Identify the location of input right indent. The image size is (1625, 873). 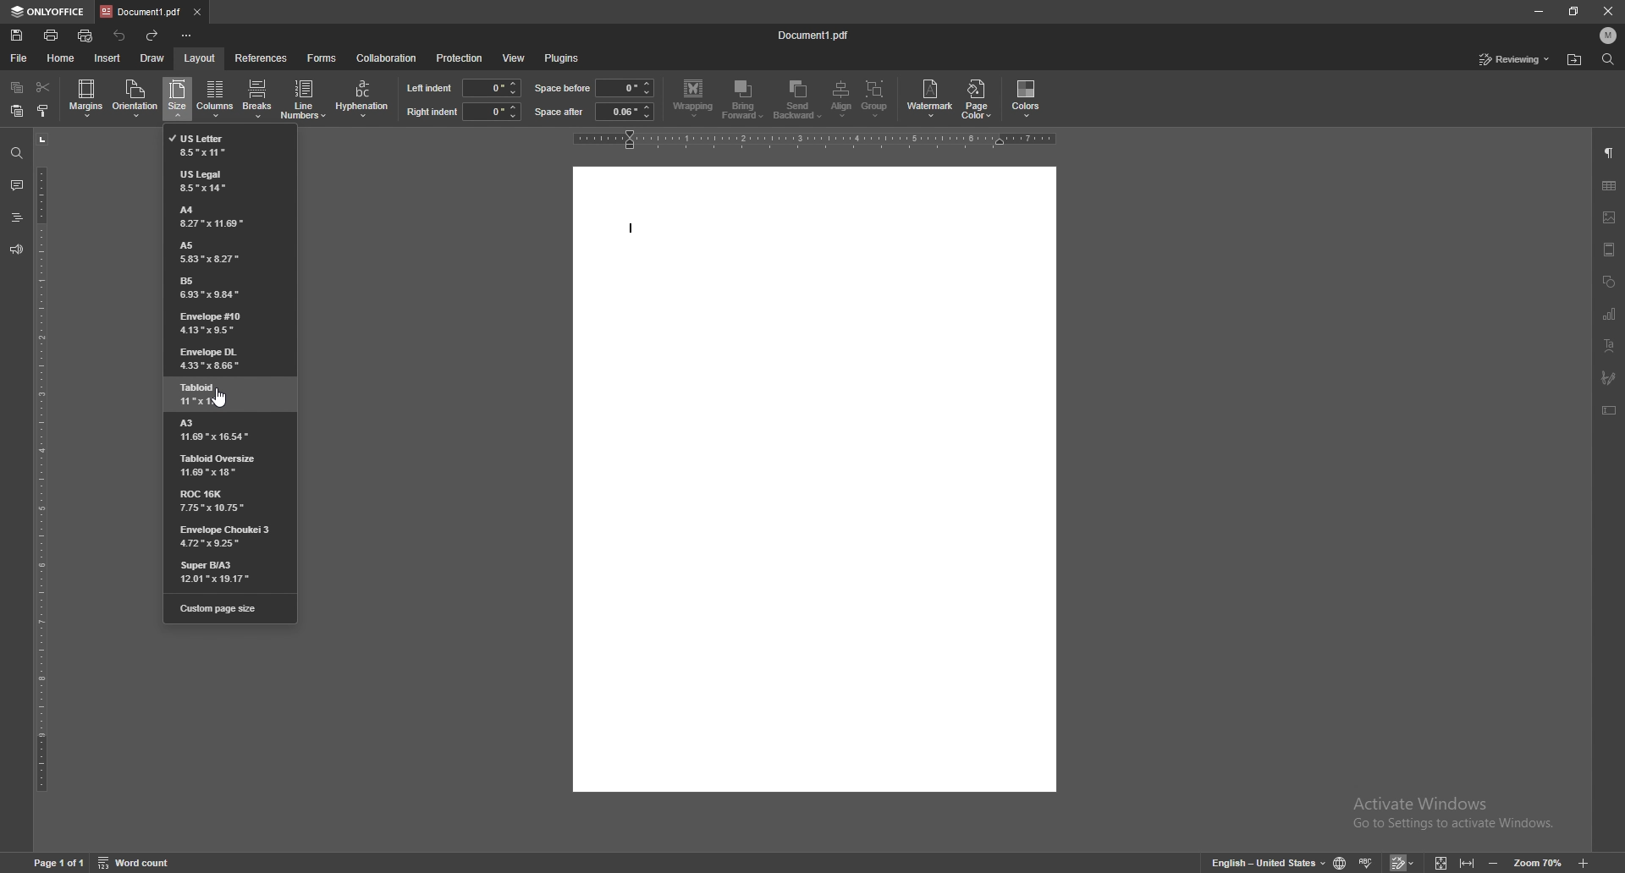
(491, 111).